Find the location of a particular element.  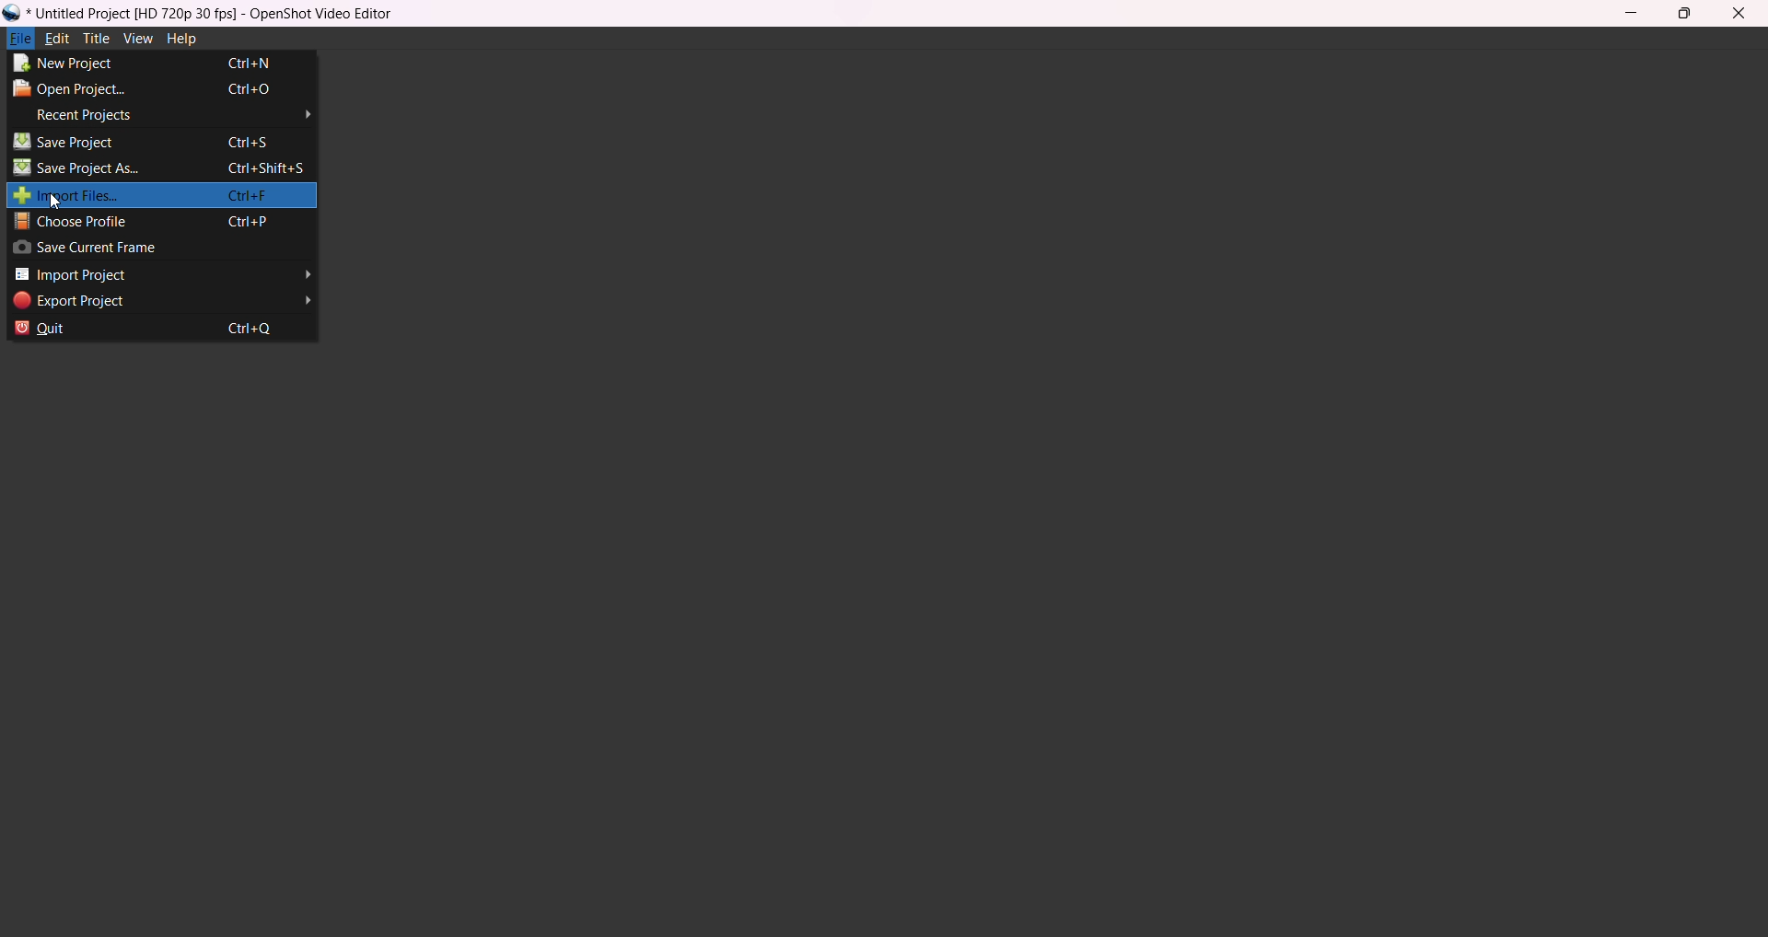

import file is located at coordinates (149, 195).